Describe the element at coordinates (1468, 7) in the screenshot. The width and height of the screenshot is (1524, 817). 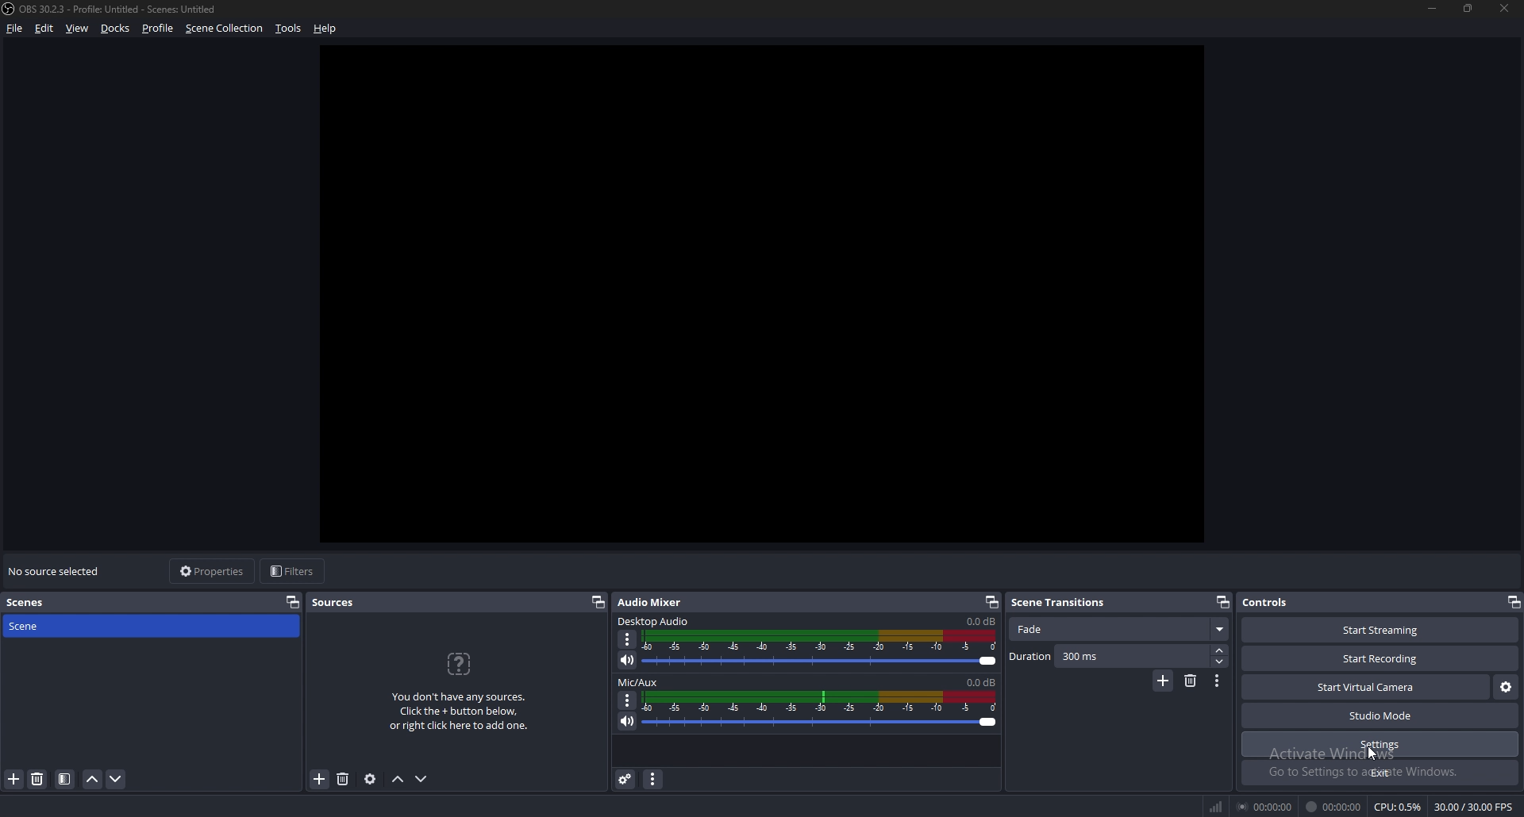
I see `resize` at that location.